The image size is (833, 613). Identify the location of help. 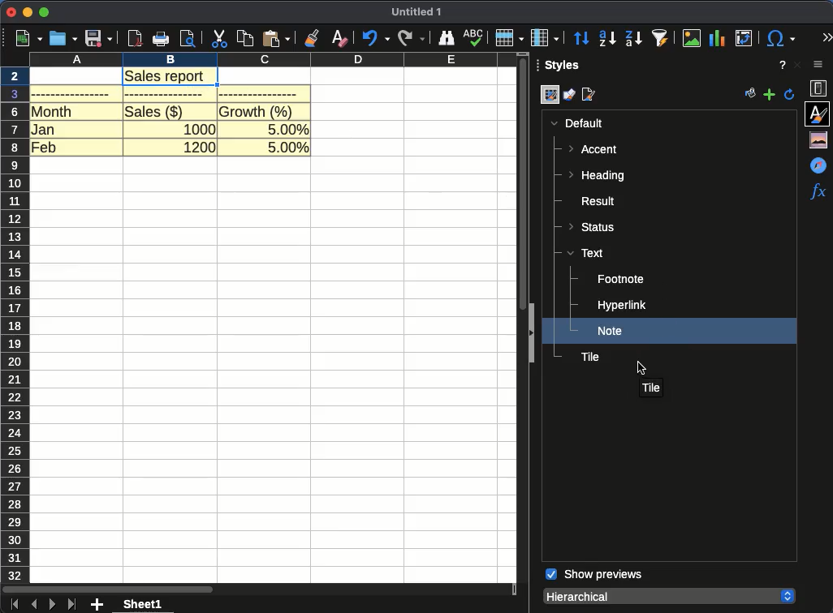
(783, 65).